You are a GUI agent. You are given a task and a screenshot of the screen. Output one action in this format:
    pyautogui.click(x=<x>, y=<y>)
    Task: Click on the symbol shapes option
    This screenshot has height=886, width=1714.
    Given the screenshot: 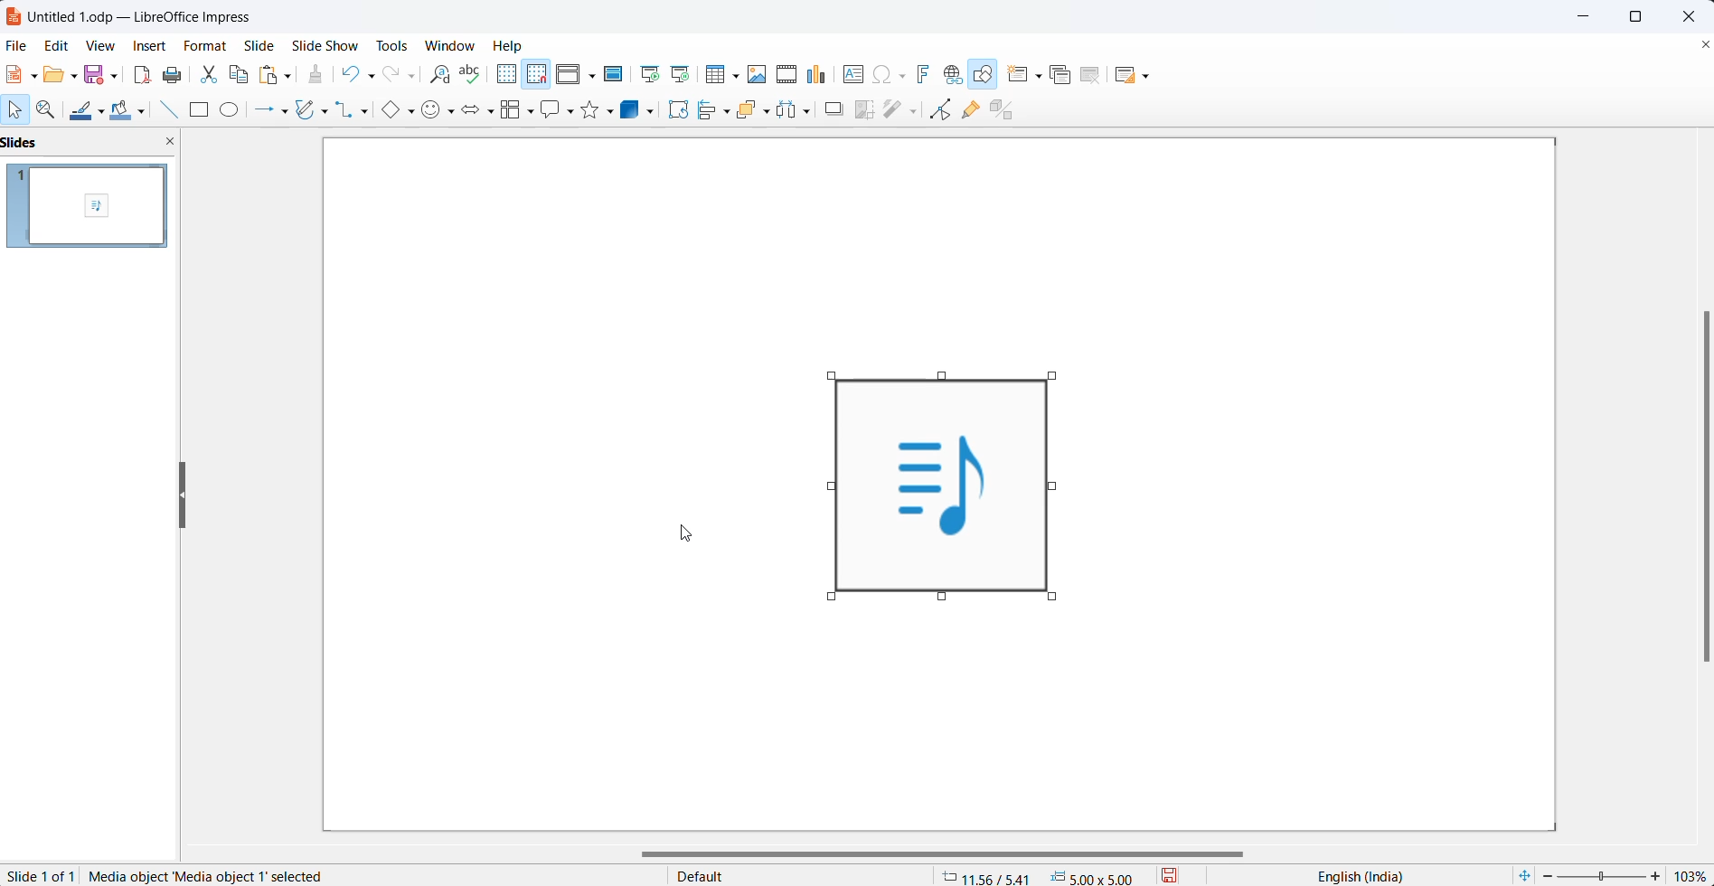 What is the action you would take?
    pyautogui.click(x=453, y=112)
    